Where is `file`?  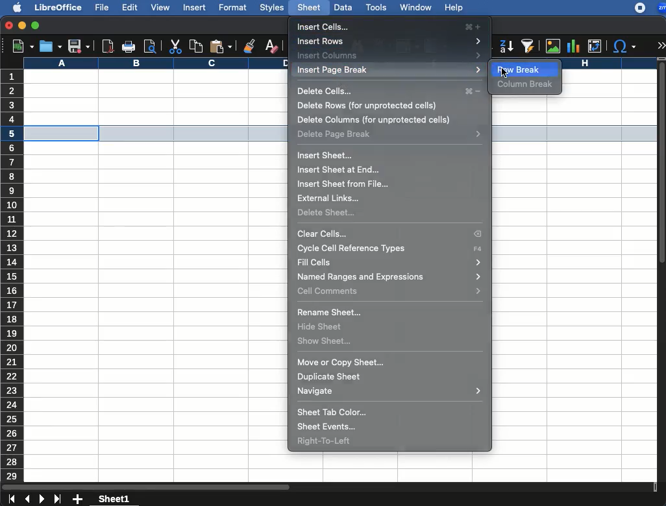
file is located at coordinates (101, 8).